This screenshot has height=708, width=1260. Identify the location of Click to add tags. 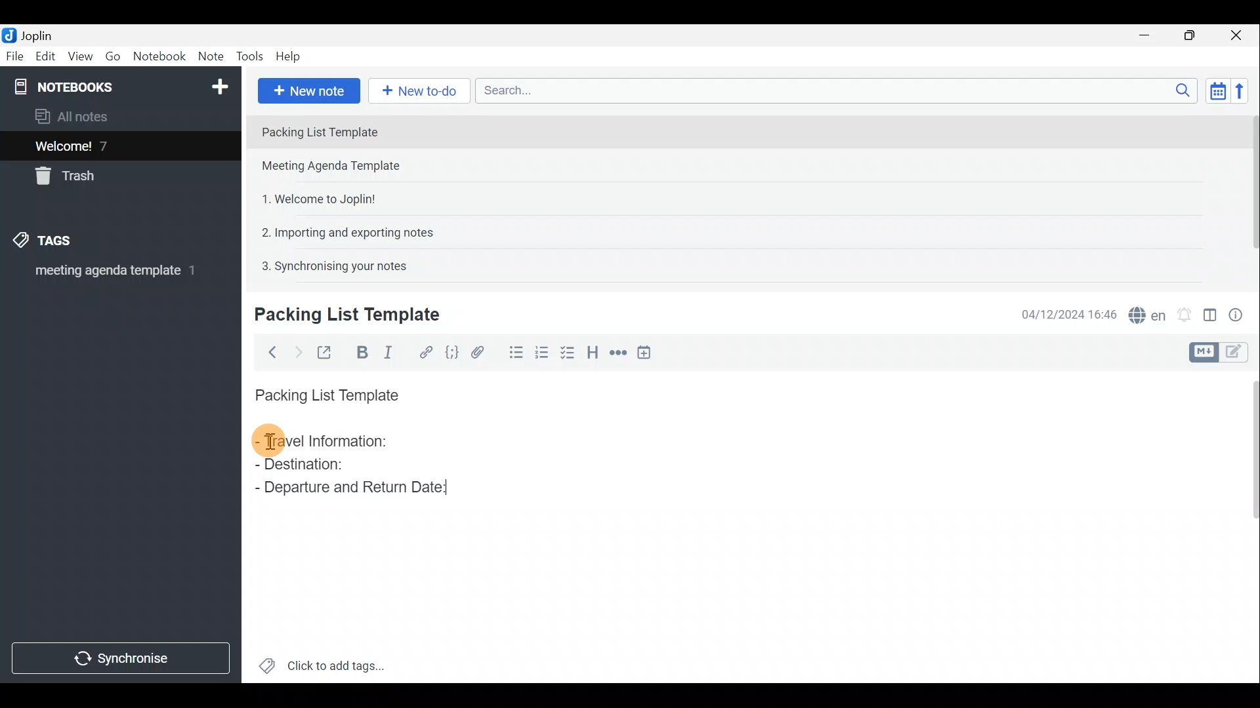
(322, 662).